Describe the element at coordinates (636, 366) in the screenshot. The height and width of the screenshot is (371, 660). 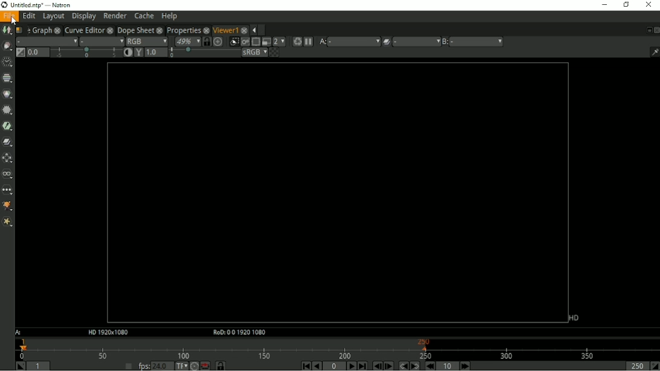
I see `Playback out point` at that location.